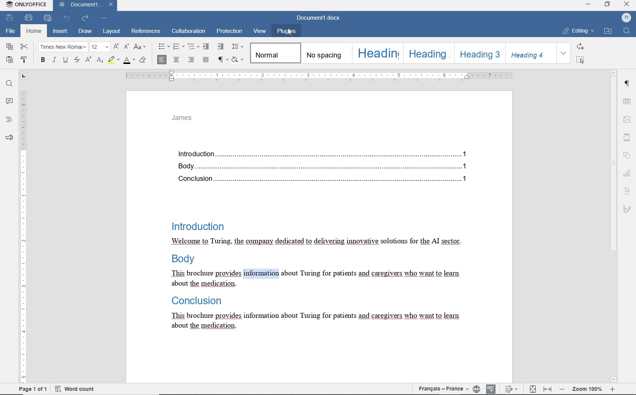 The width and height of the screenshot is (636, 395). Describe the element at coordinates (65, 61) in the screenshot. I see `UNDERLINE` at that location.